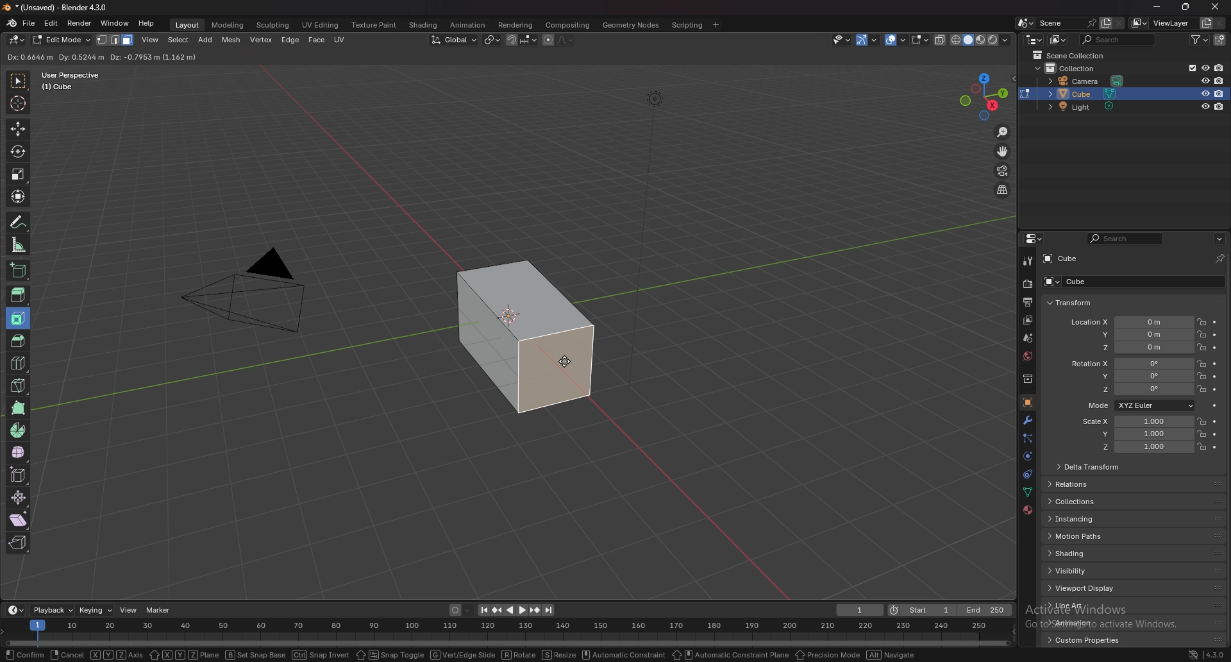  What do you see at coordinates (1220, 107) in the screenshot?
I see `disable in render` at bounding box center [1220, 107].